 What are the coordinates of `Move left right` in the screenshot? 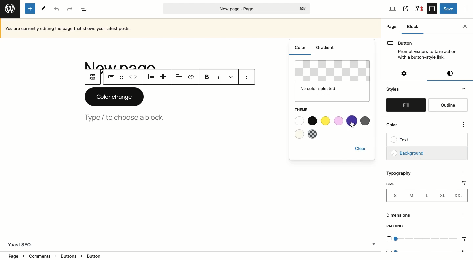 It's located at (133, 77).